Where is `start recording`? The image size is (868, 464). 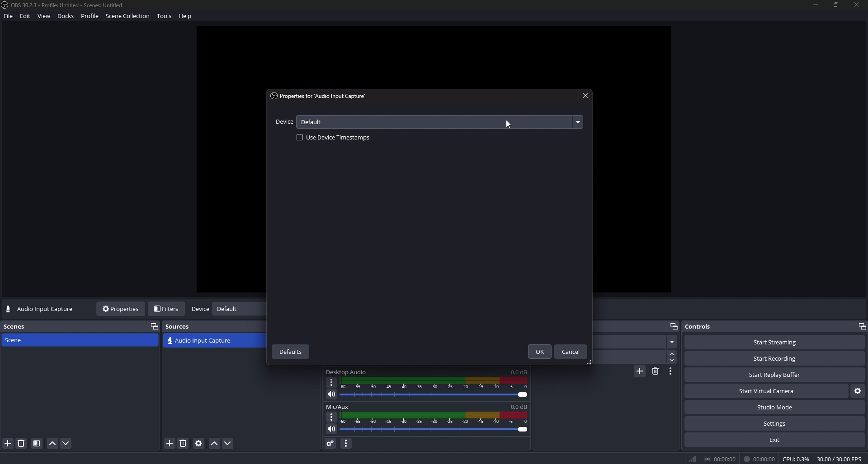
start recording is located at coordinates (775, 358).